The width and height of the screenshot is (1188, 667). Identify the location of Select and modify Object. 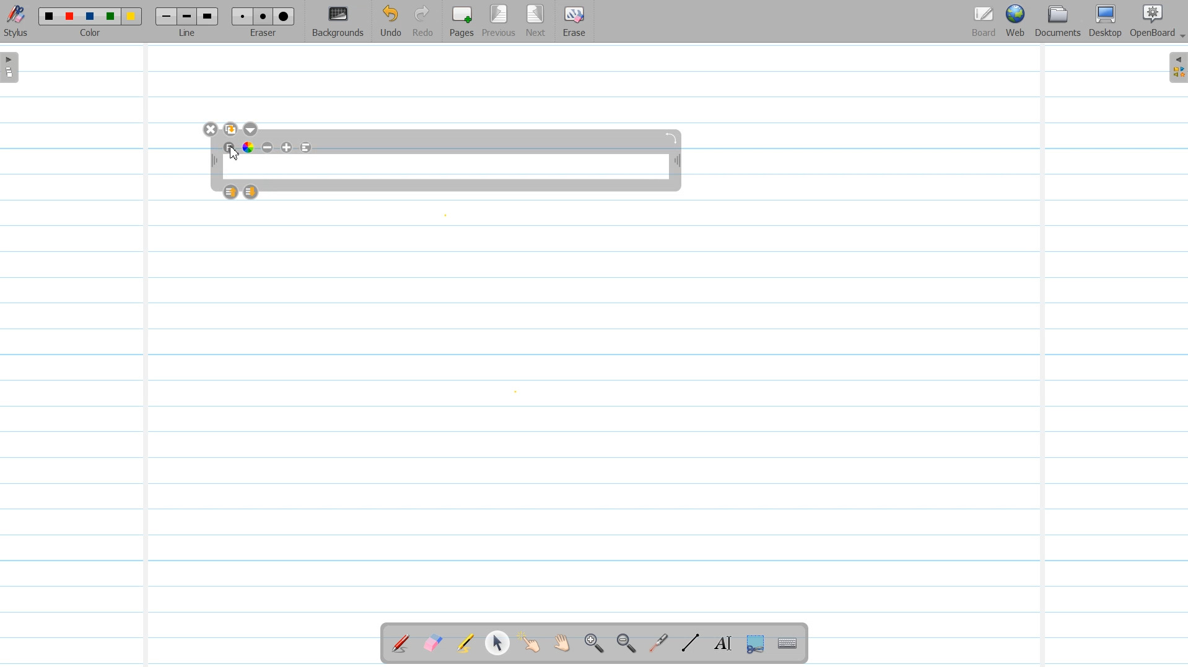
(497, 643).